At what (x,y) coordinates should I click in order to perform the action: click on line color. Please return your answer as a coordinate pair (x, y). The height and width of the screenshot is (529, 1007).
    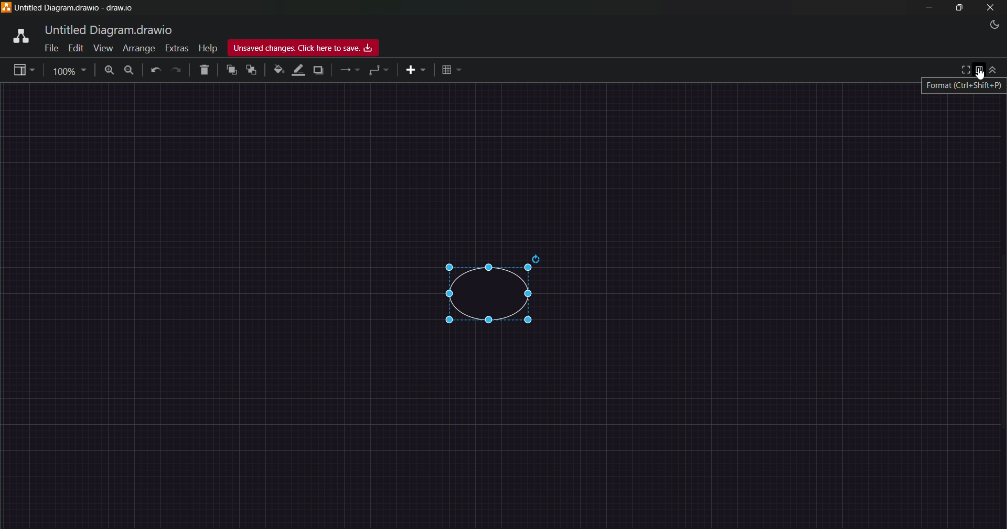
    Looking at the image, I should click on (296, 70).